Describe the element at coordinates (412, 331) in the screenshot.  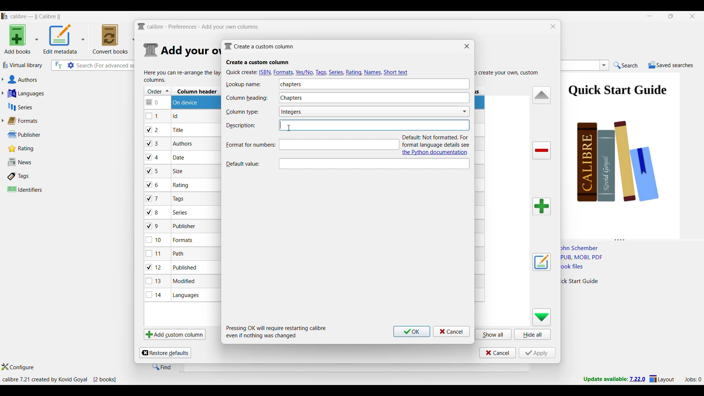
I see `Ok` at that location.